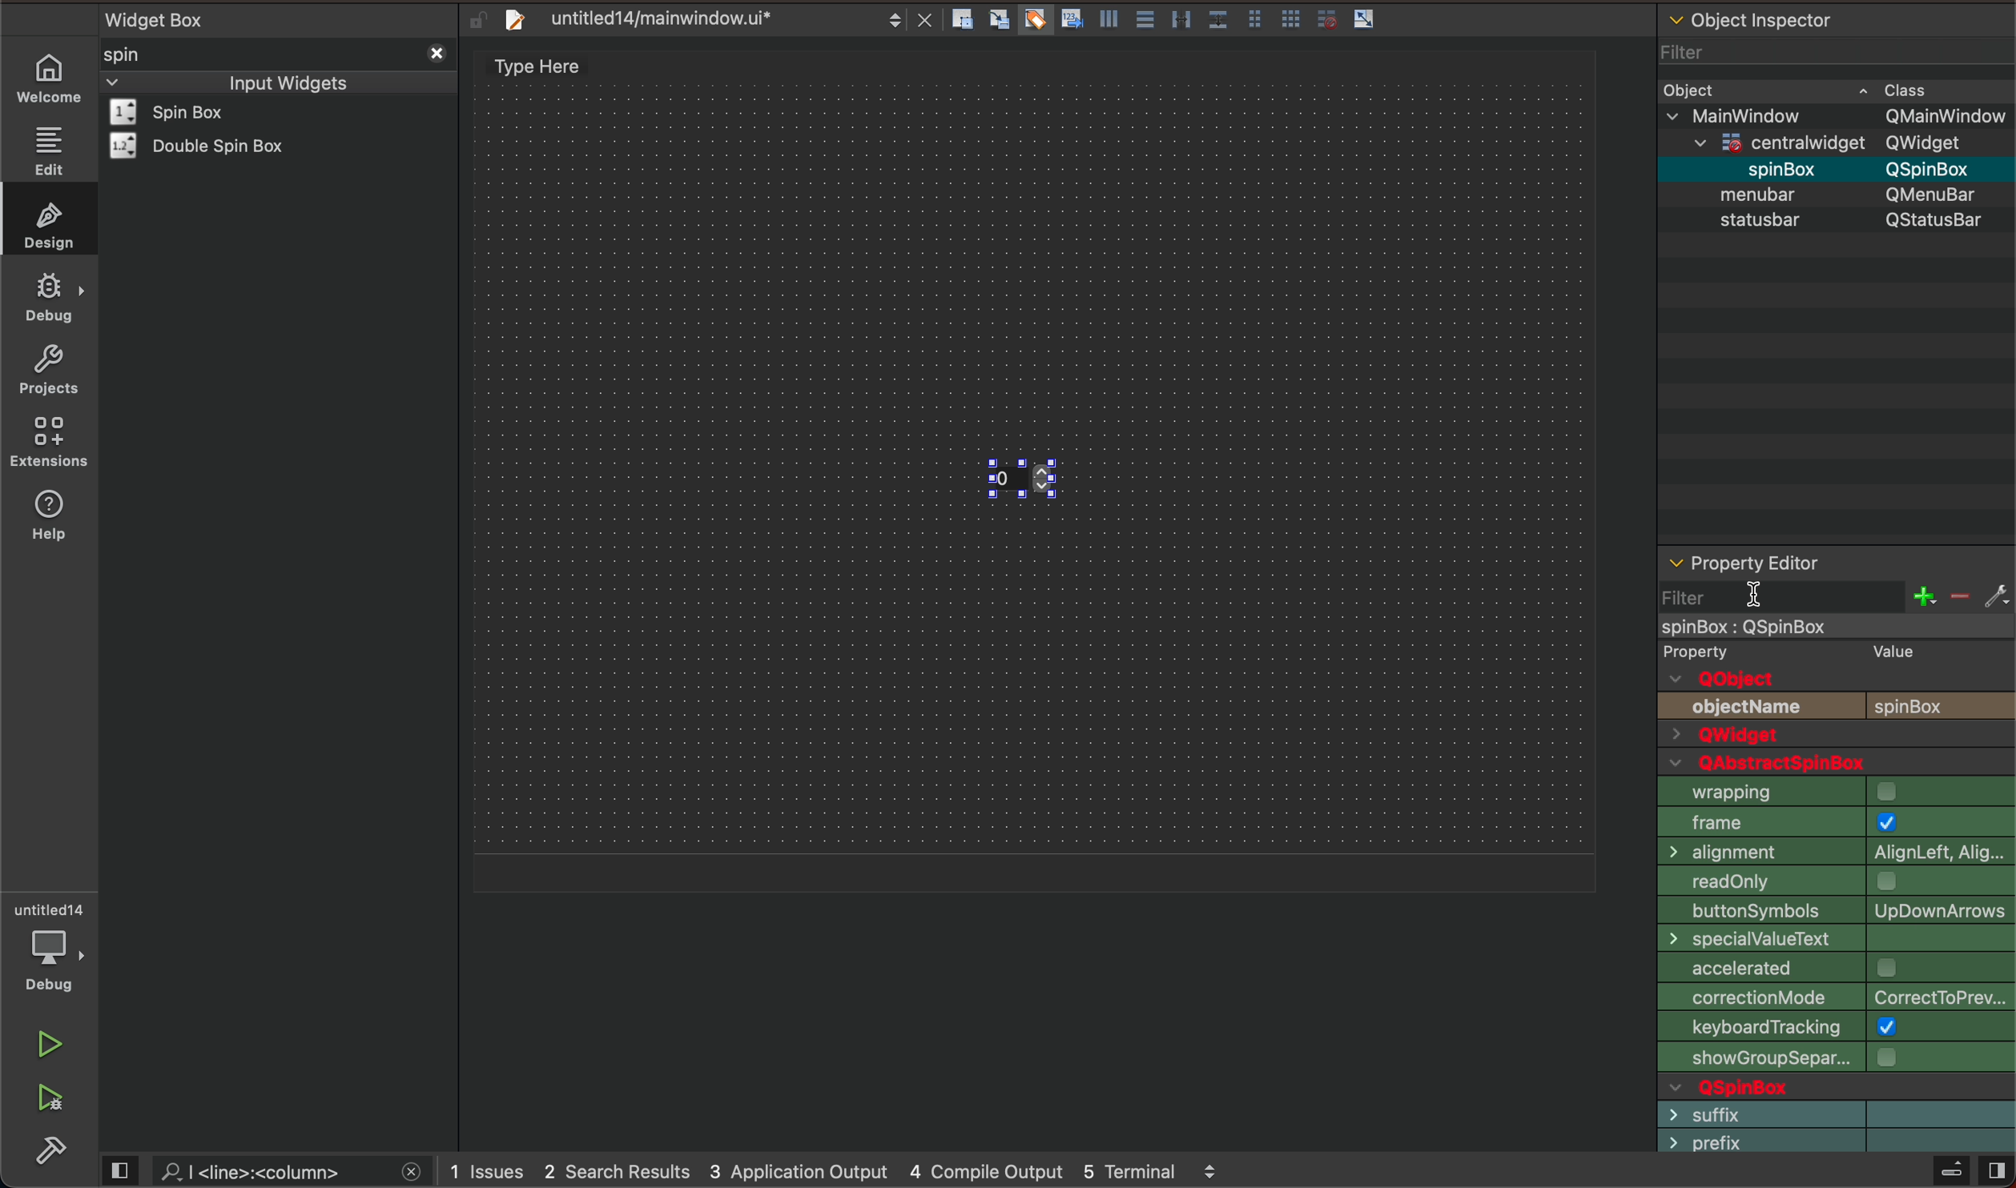 This screenshot has width=2016, height=1188. I want to click on , so click(1937, 194).